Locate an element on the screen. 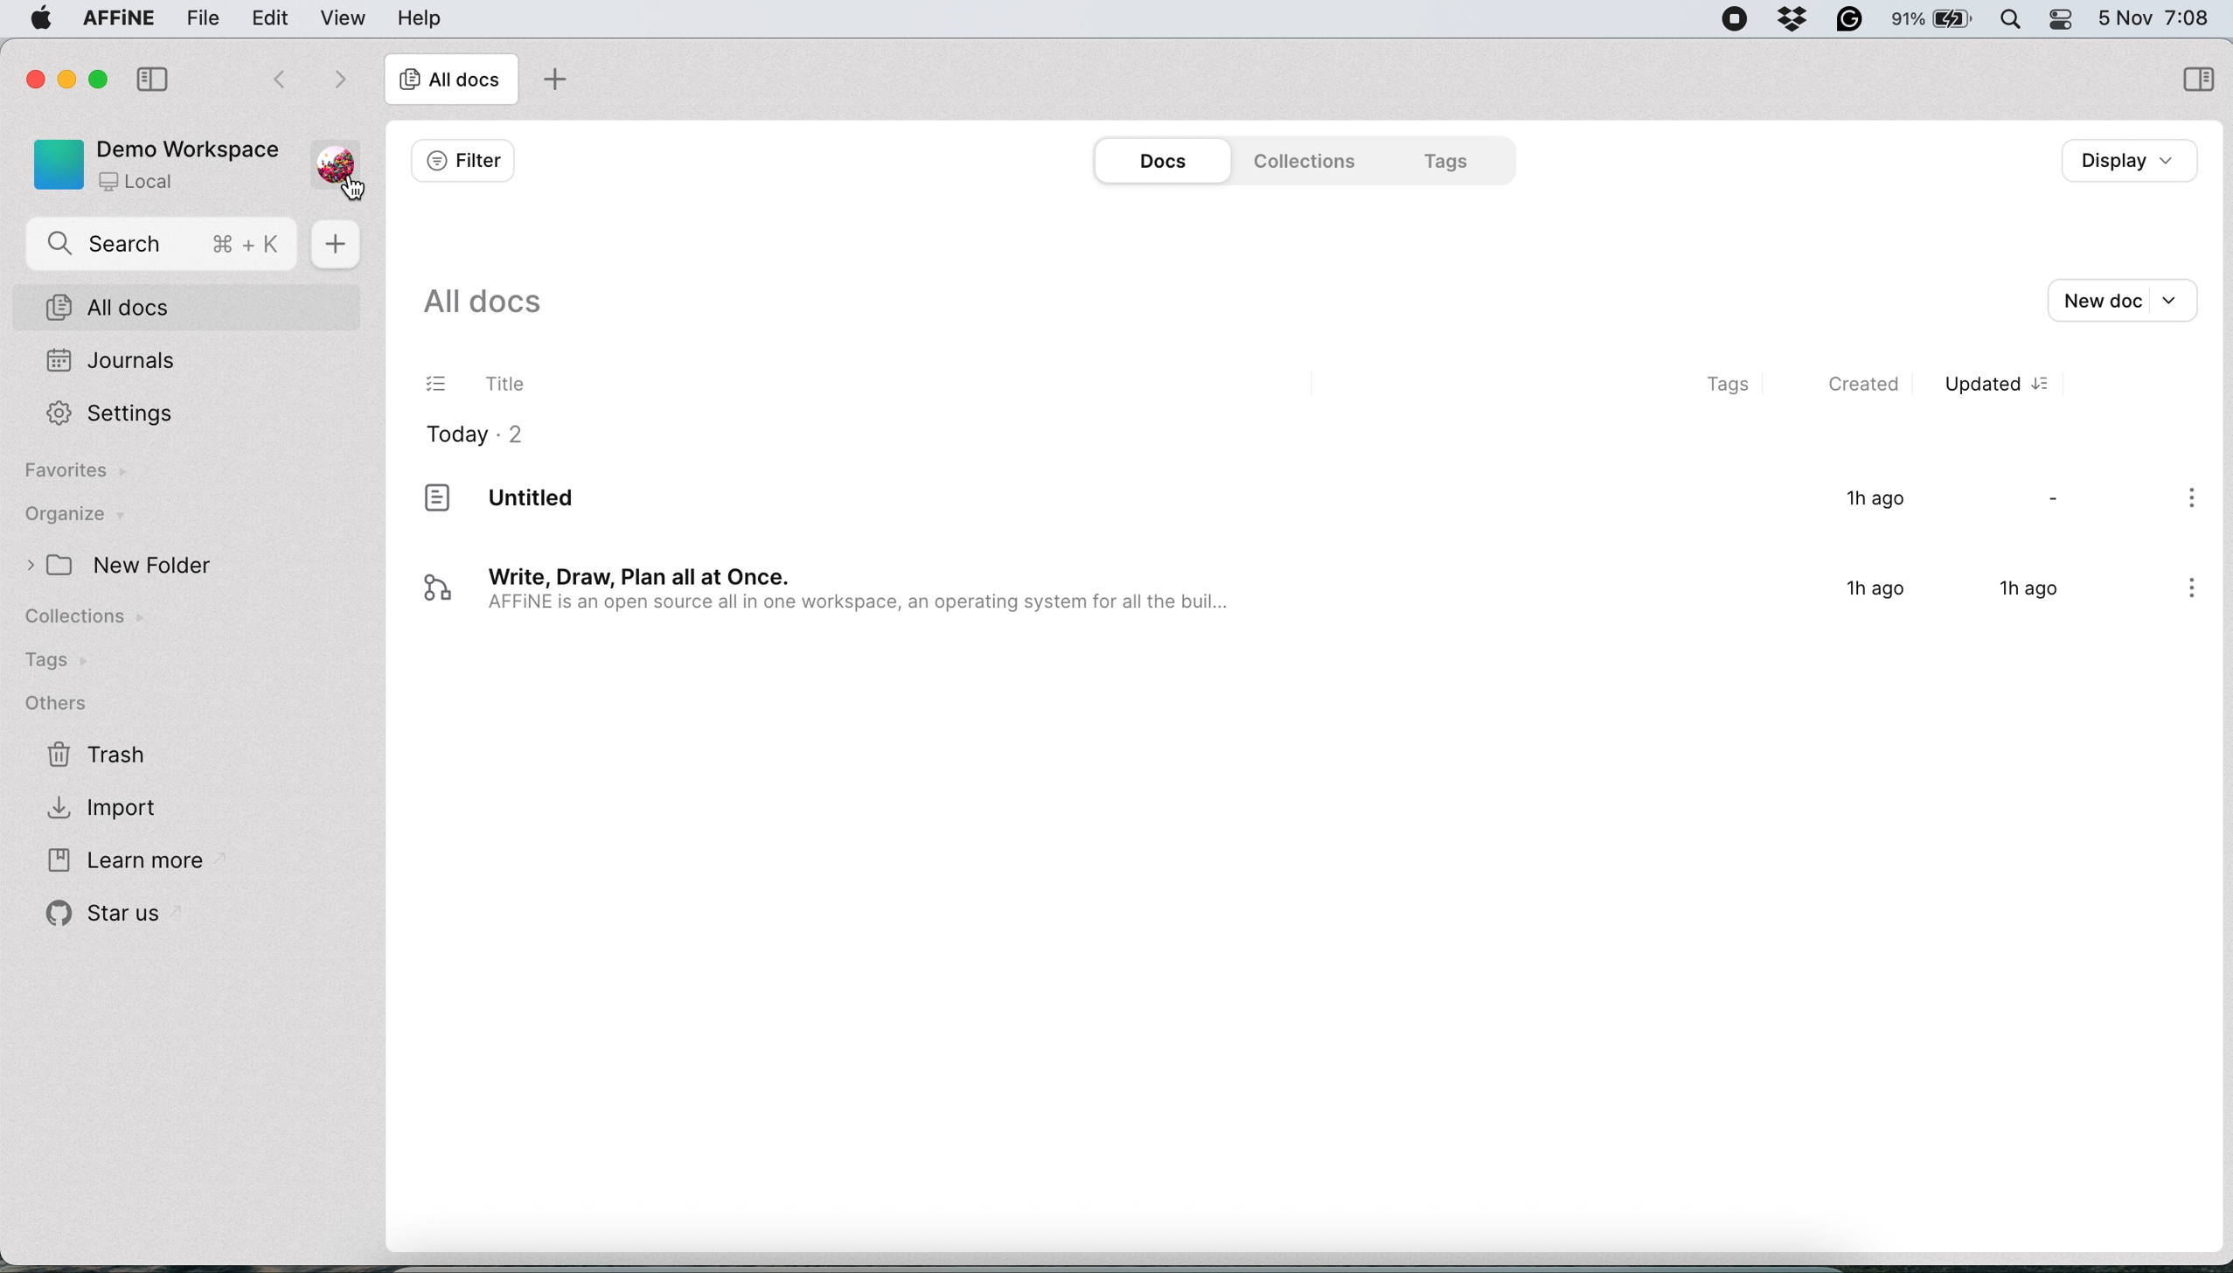 Image resolution: width=2233 pixels, height=1273 pixels. Write, Draw, Plan all at Once.
b's Y Aa h : : 1h 1h
AFFINE is an open source all in one workspace, an operating system for all the buil... ago ago is located at coordinates (1270, 597).